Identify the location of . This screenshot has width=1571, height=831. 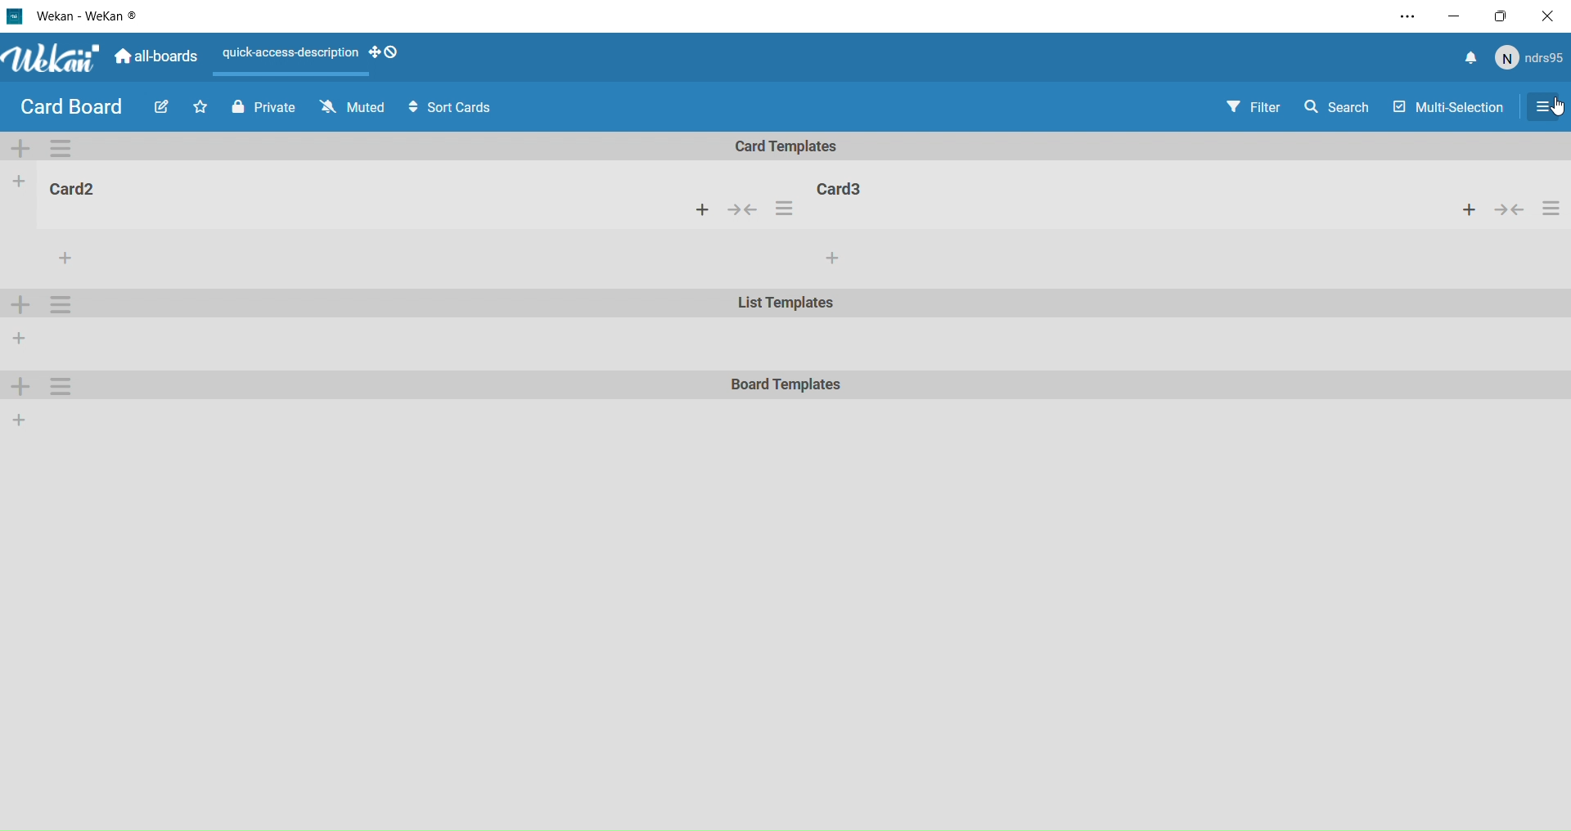
(1470, 61).